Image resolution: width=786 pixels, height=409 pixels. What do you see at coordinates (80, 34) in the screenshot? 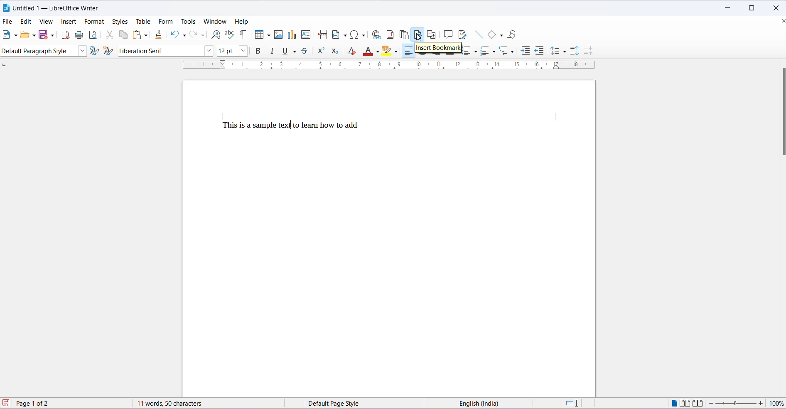
I see `print` at bounding box center [80, 34].